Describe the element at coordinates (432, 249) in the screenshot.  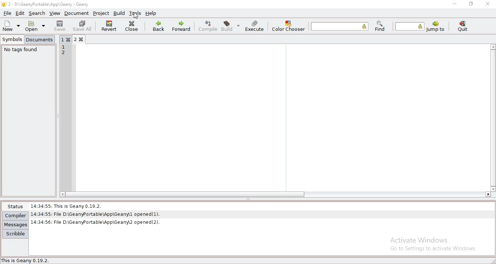
I see `go to settings to activate windows` at that location.